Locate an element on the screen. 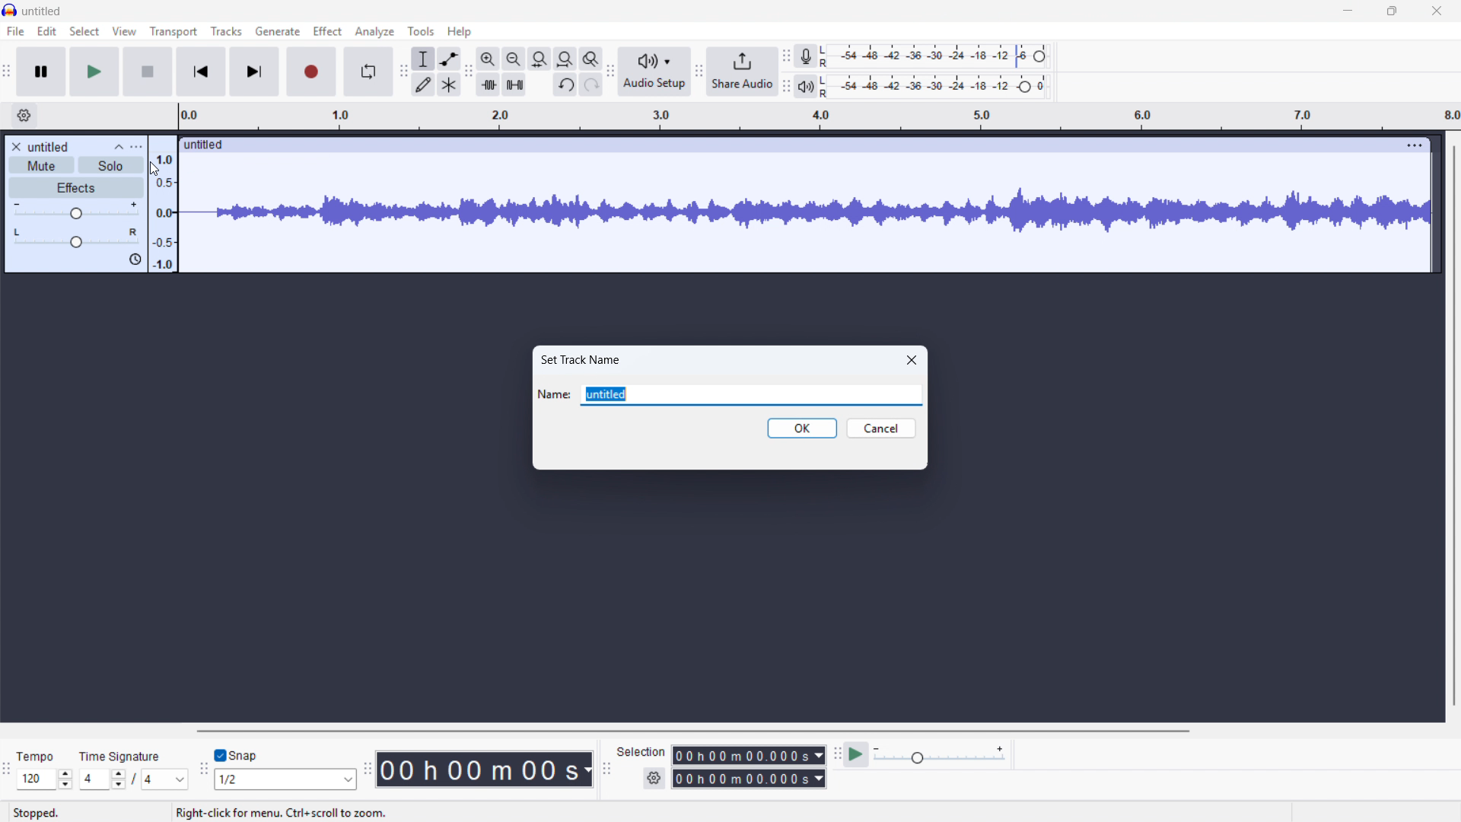  Time toolbar  is located at coordinates (367, 771).